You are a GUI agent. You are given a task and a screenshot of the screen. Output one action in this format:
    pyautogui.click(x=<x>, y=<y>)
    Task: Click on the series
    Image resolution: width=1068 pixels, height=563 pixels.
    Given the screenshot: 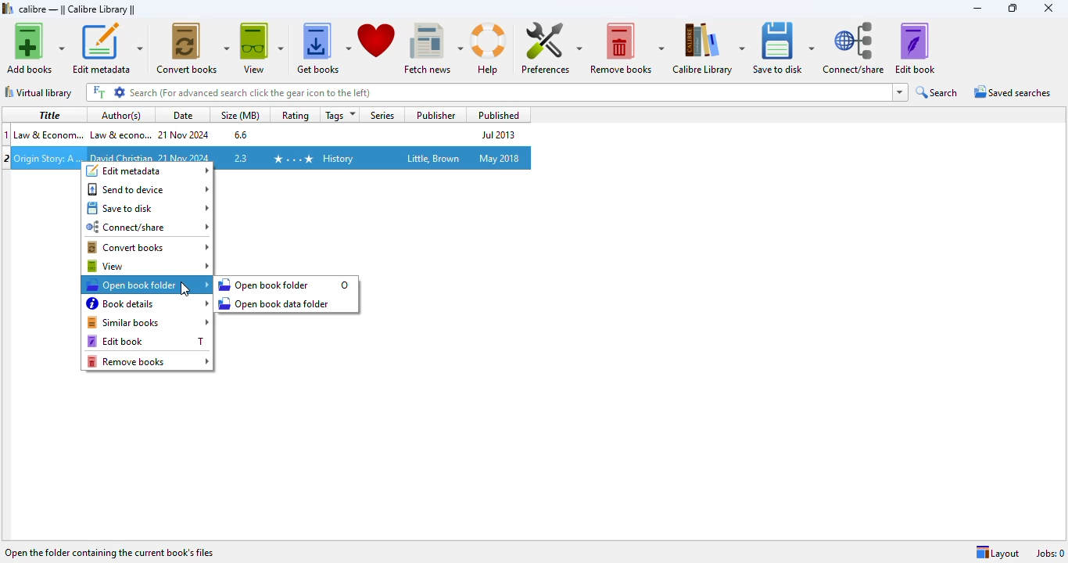 What is the action you would take?
    pyautogui.click(x=383, y=114)
    